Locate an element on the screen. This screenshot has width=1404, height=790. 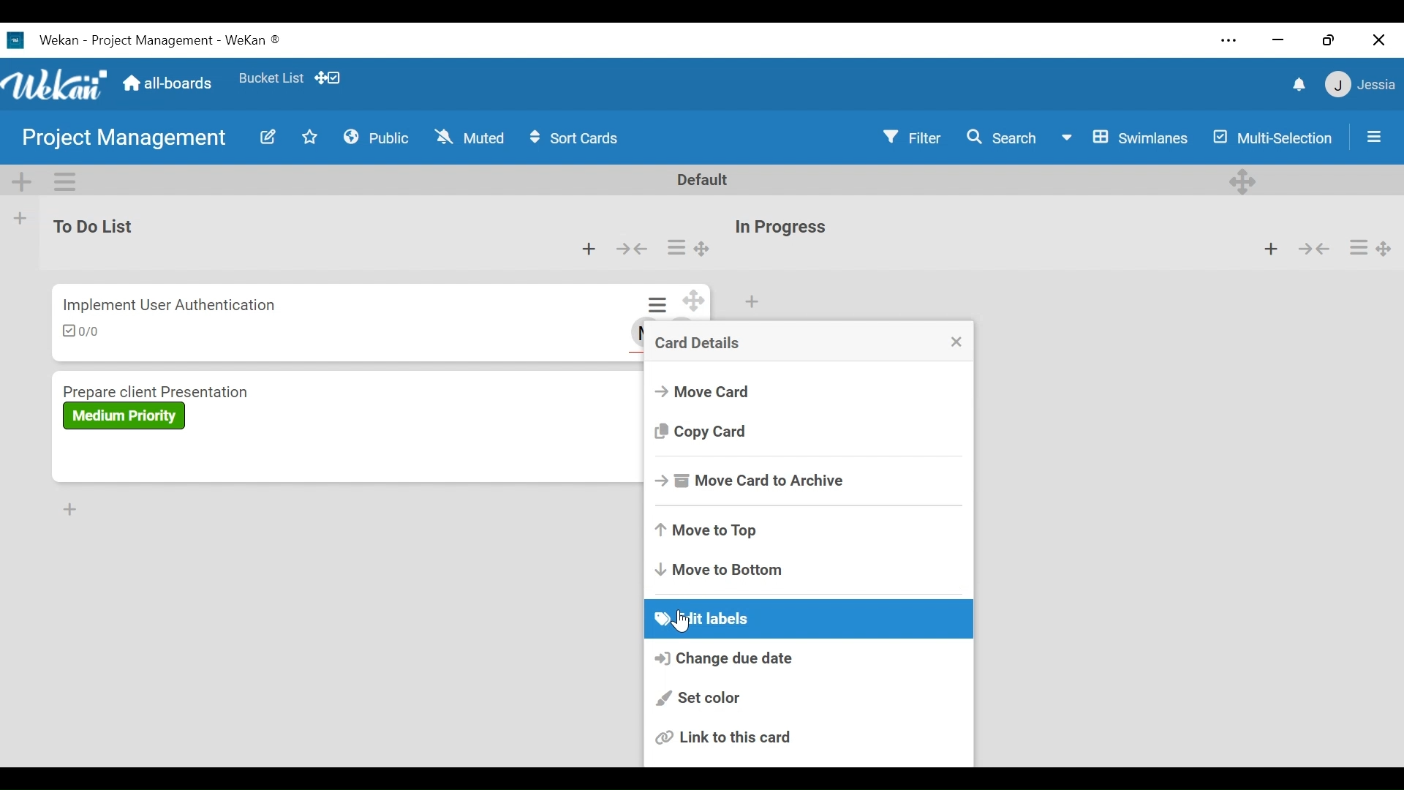
Muted is located at coordinates (469, 137).